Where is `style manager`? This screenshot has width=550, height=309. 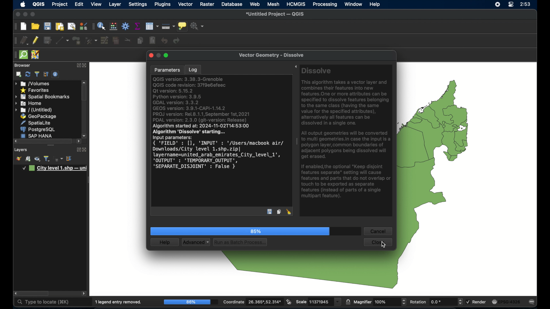 style manager is located at coordinates (83, 26).